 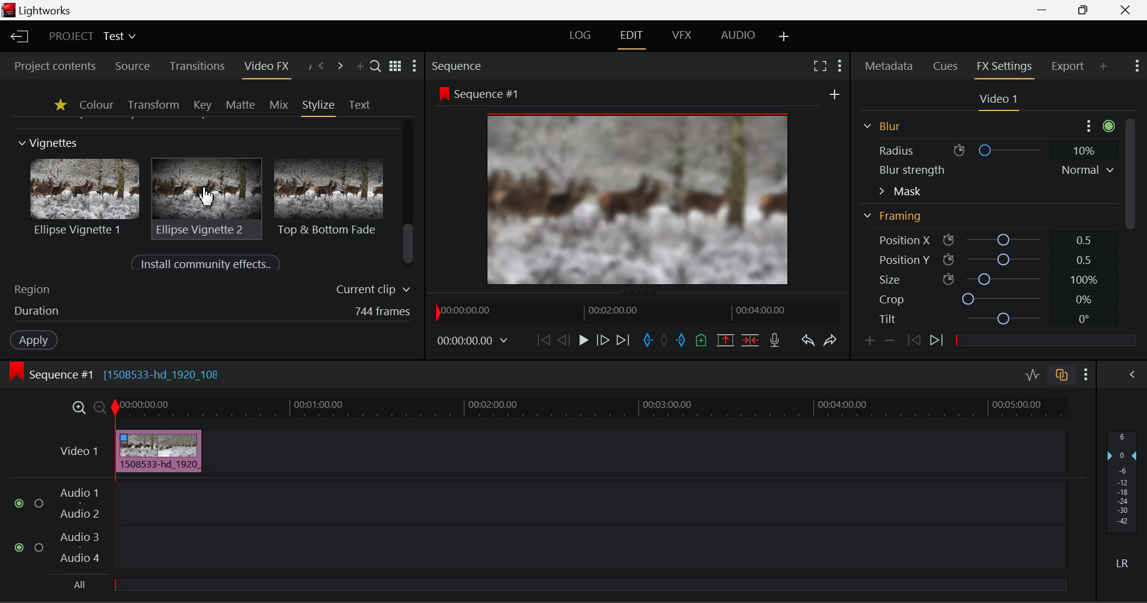 I want to click on Blur strength Normal v, so click(x=995, y=170).